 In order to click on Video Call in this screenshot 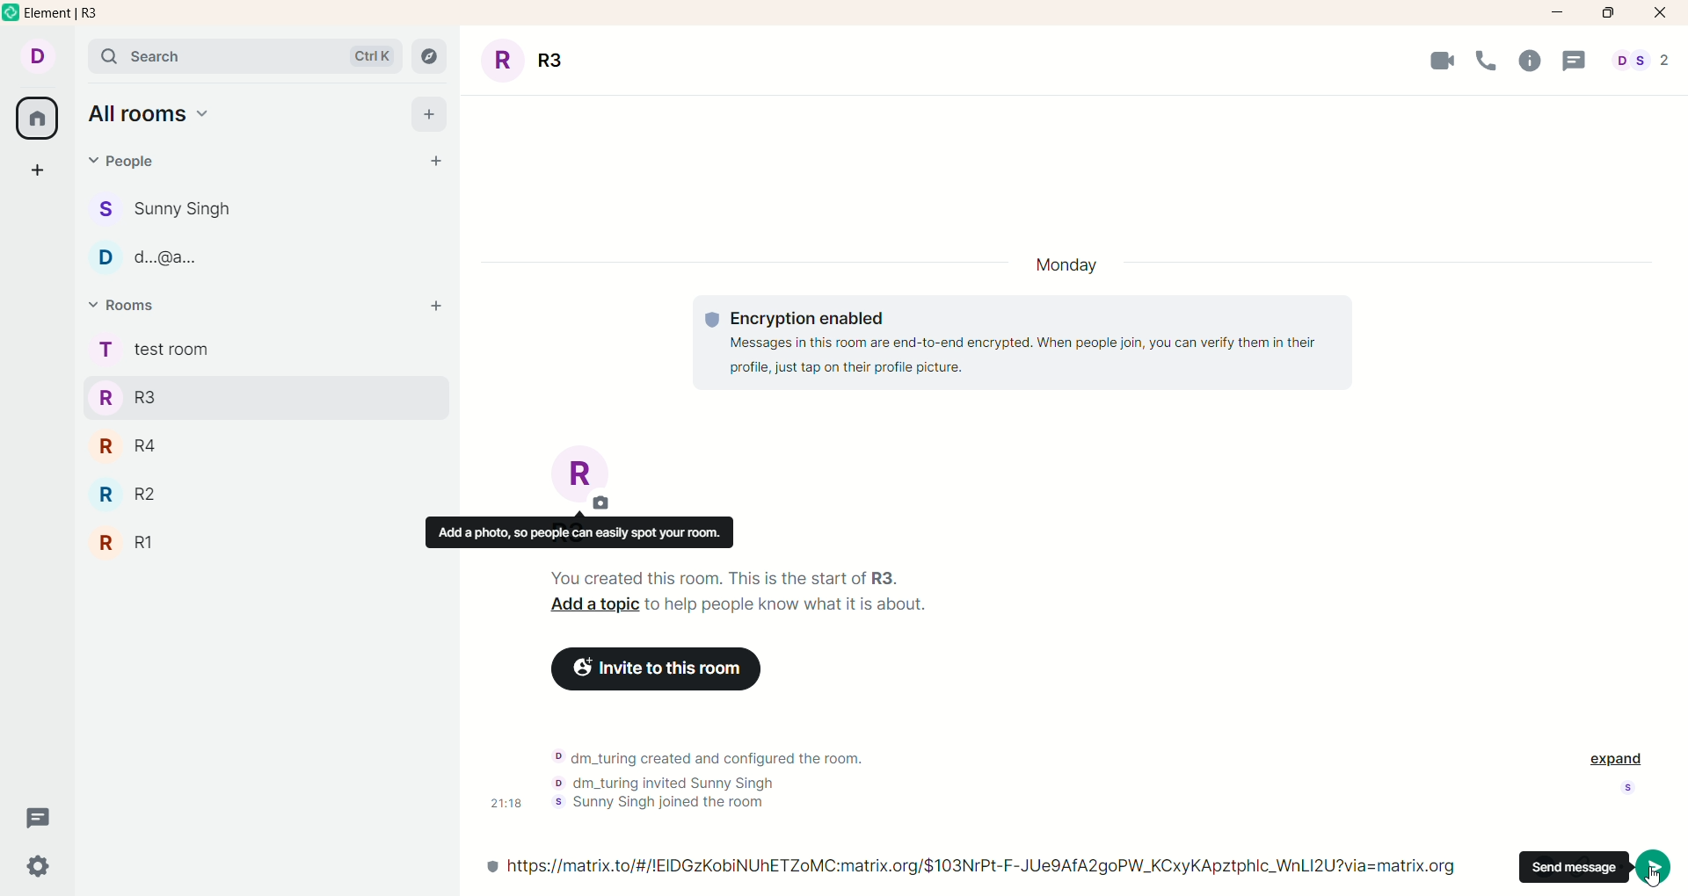, I will do `click(1439, 59)`.